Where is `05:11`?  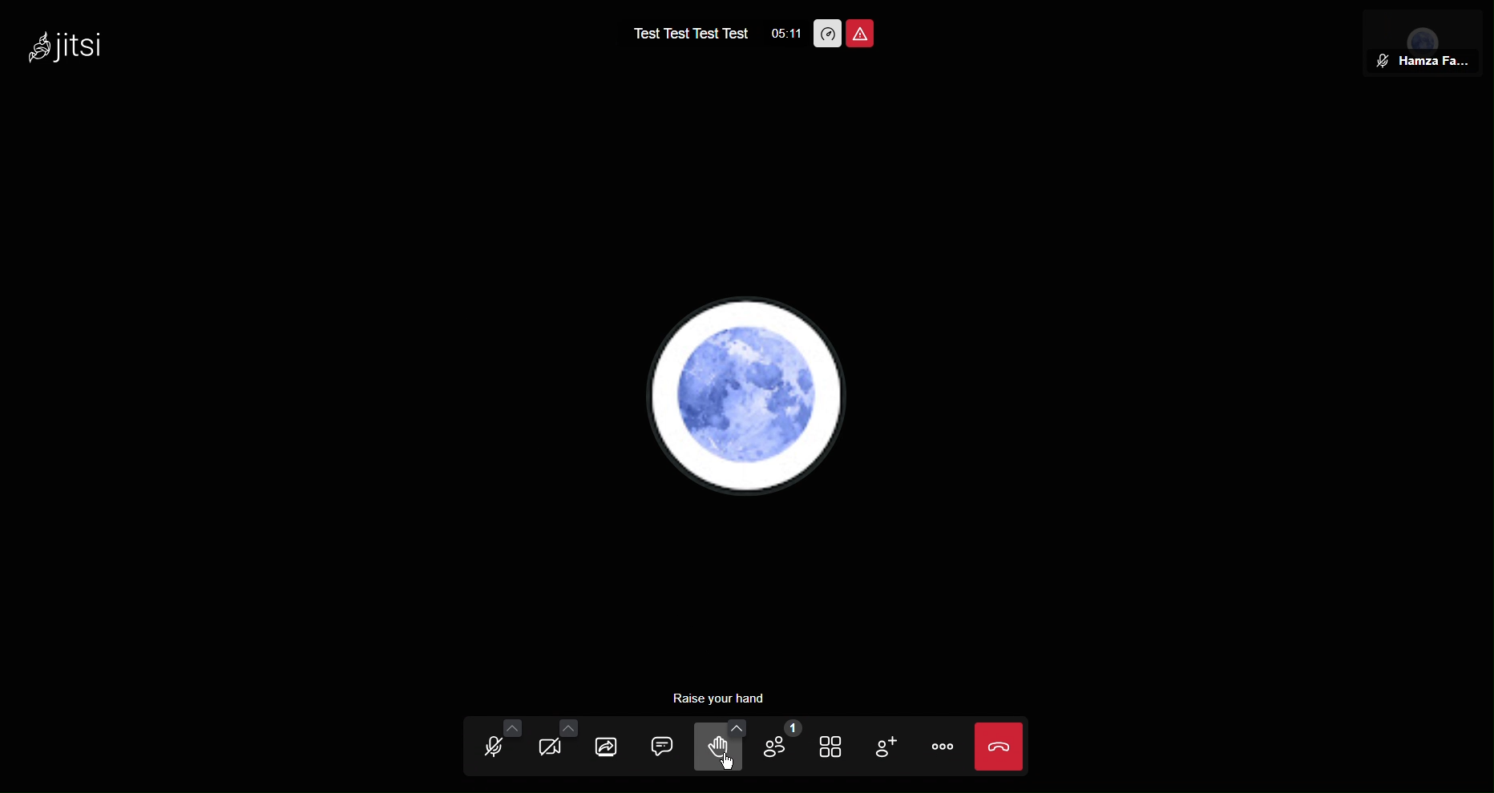
05:11 is located at coordinates (782, 34).